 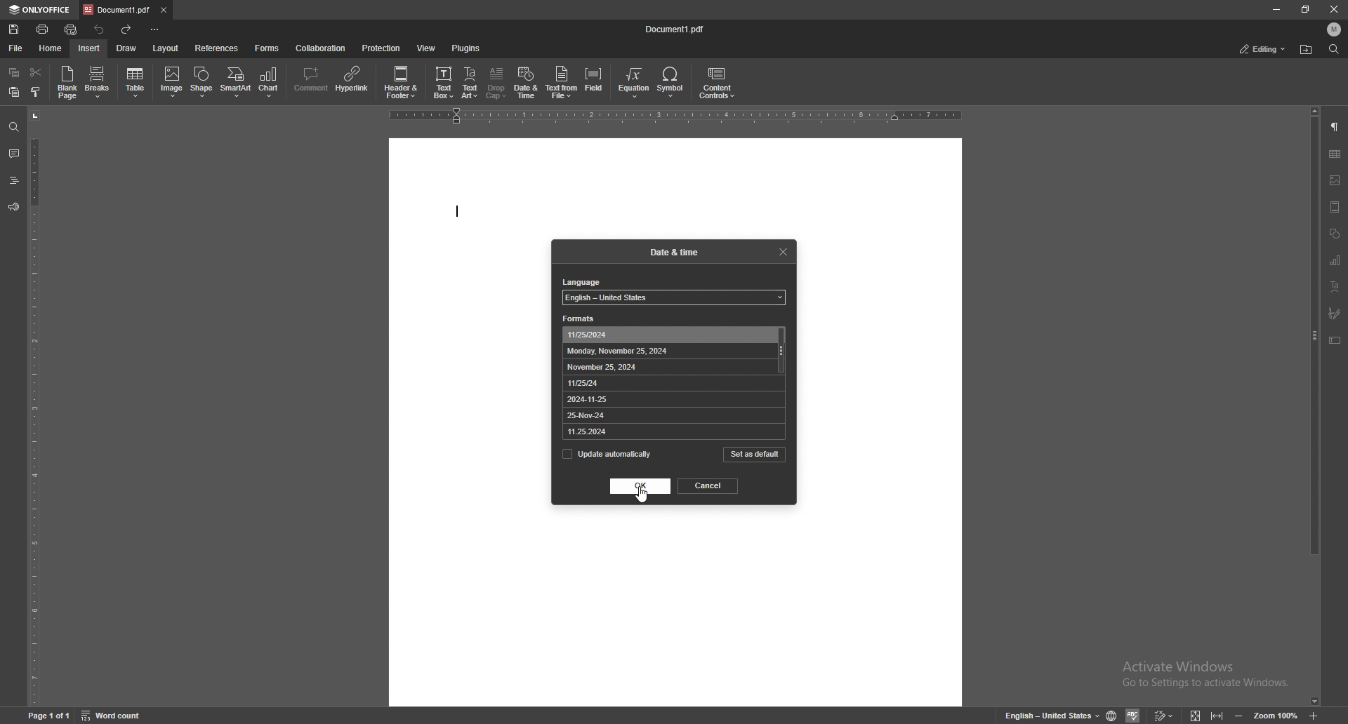 What do you see at coordinates (782, 252) in the screenshot?
I see `close` at bounding box center [782, 252].